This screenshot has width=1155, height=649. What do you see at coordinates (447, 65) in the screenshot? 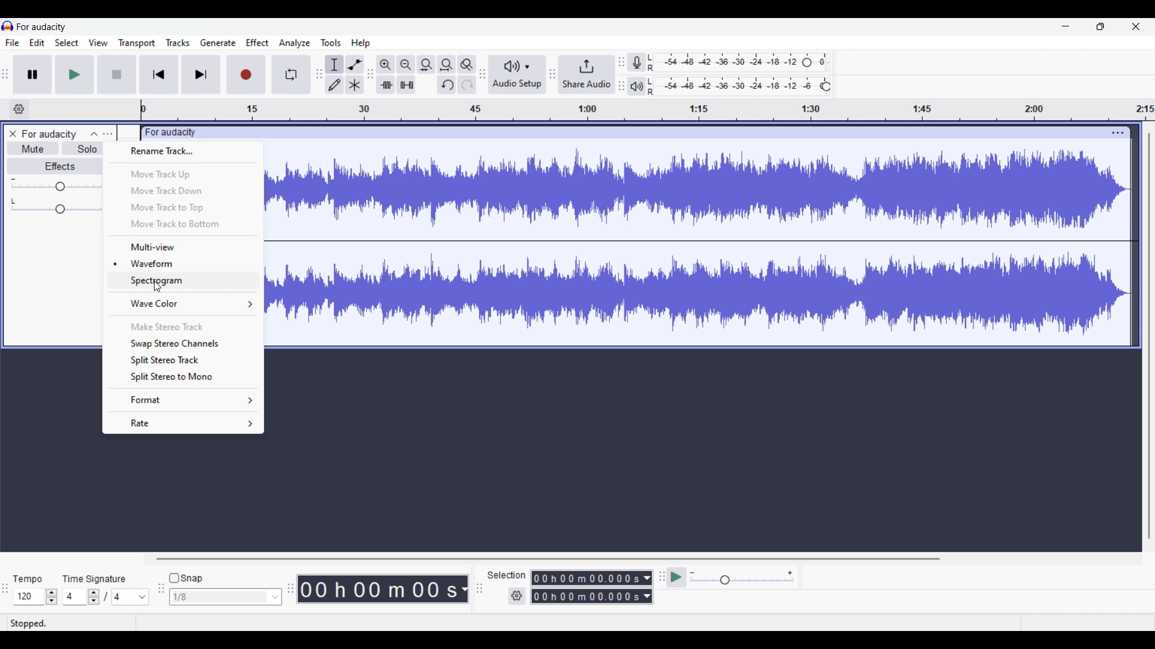
I see `Fit projection to width` at bounding box center [447, 65].